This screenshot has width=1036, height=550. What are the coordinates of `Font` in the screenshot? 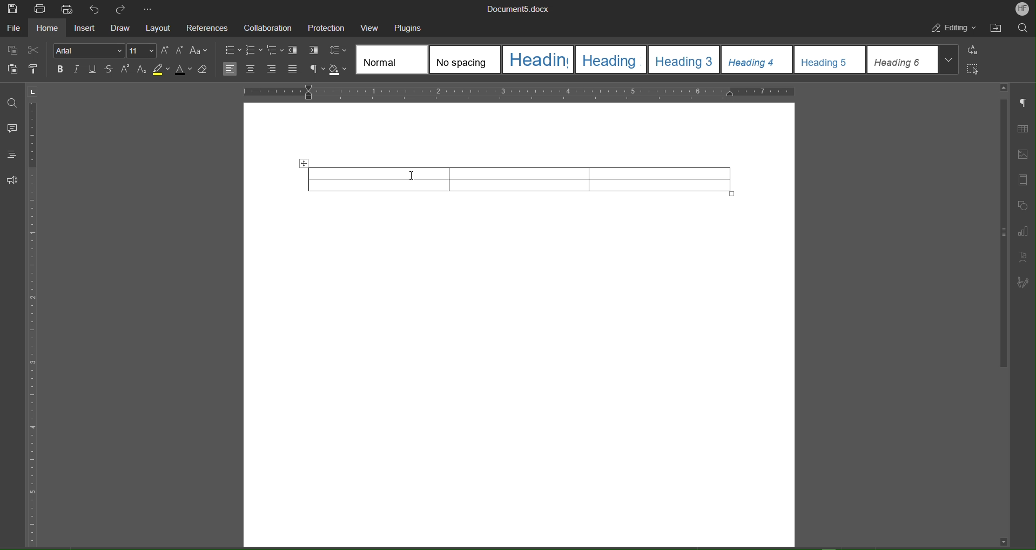 It's located at (88, 51).